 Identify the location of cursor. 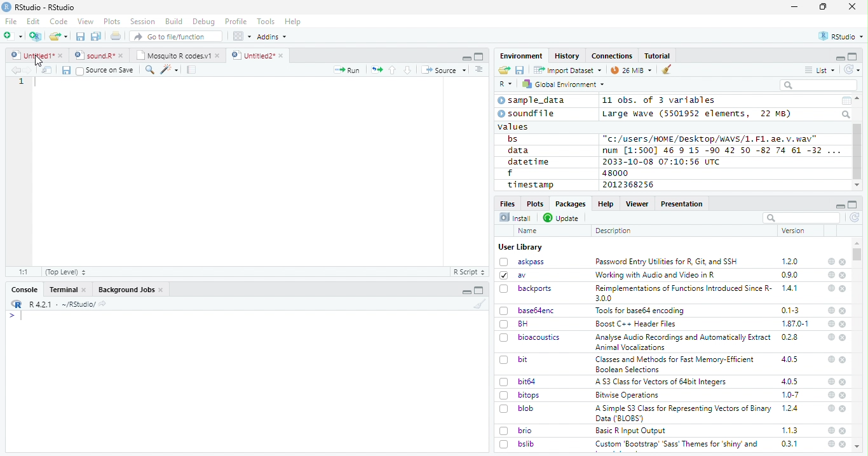
(39, 62).